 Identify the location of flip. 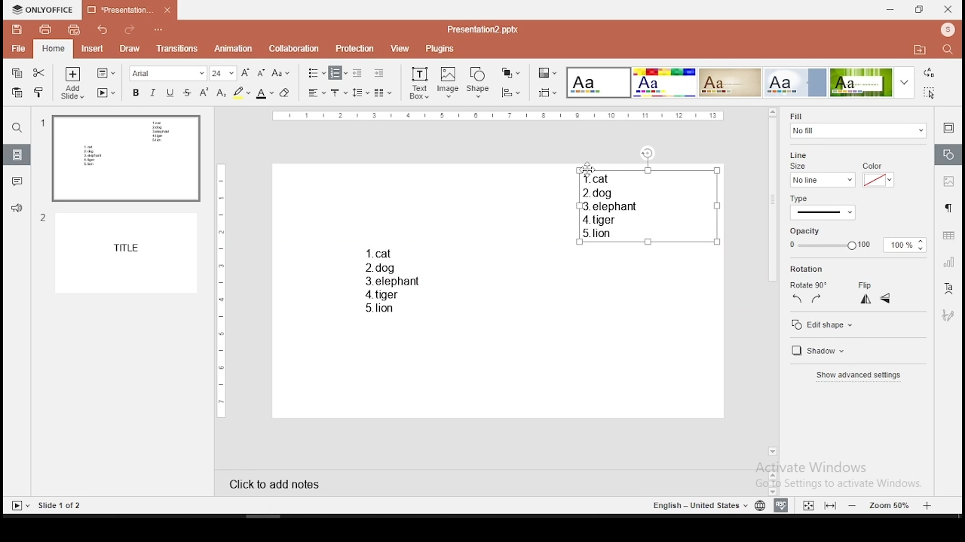
(867, 282).